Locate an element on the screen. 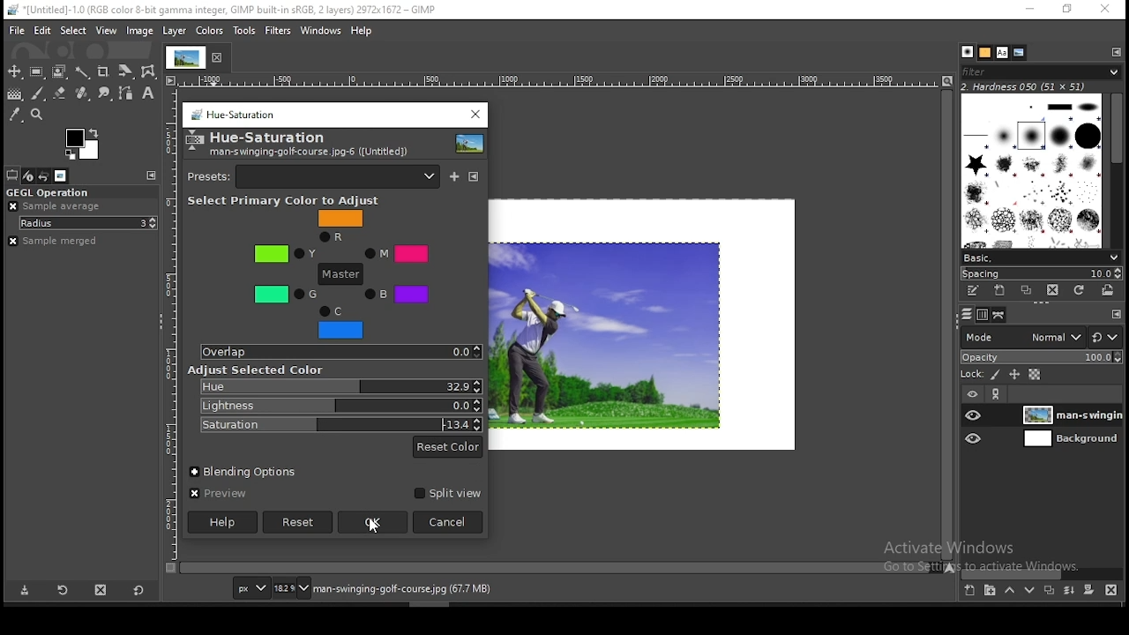  help is located at coordinates (363, 29).